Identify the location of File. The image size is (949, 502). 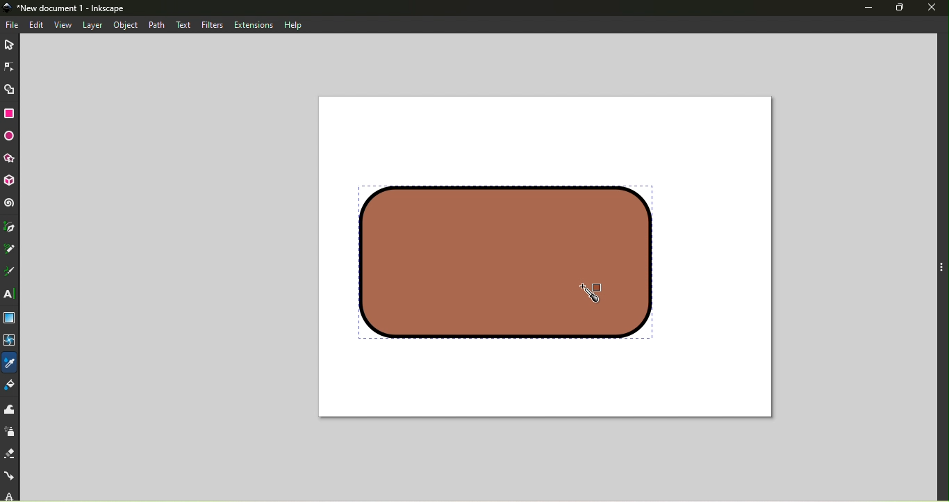
(13, 25).